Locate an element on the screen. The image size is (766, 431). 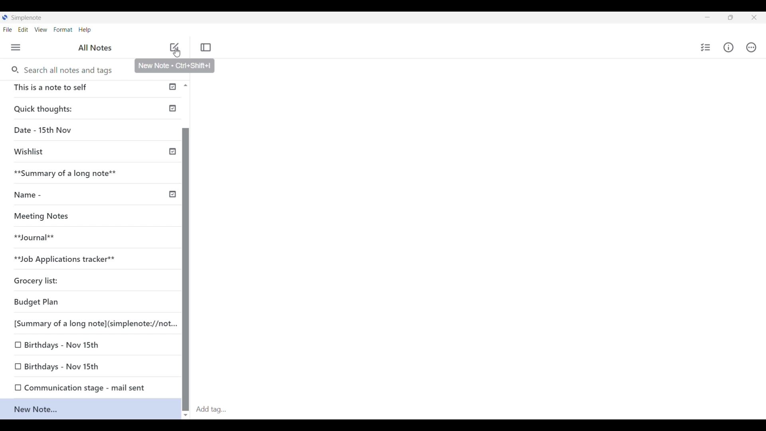
Software name is located at coordinates (27, 18).